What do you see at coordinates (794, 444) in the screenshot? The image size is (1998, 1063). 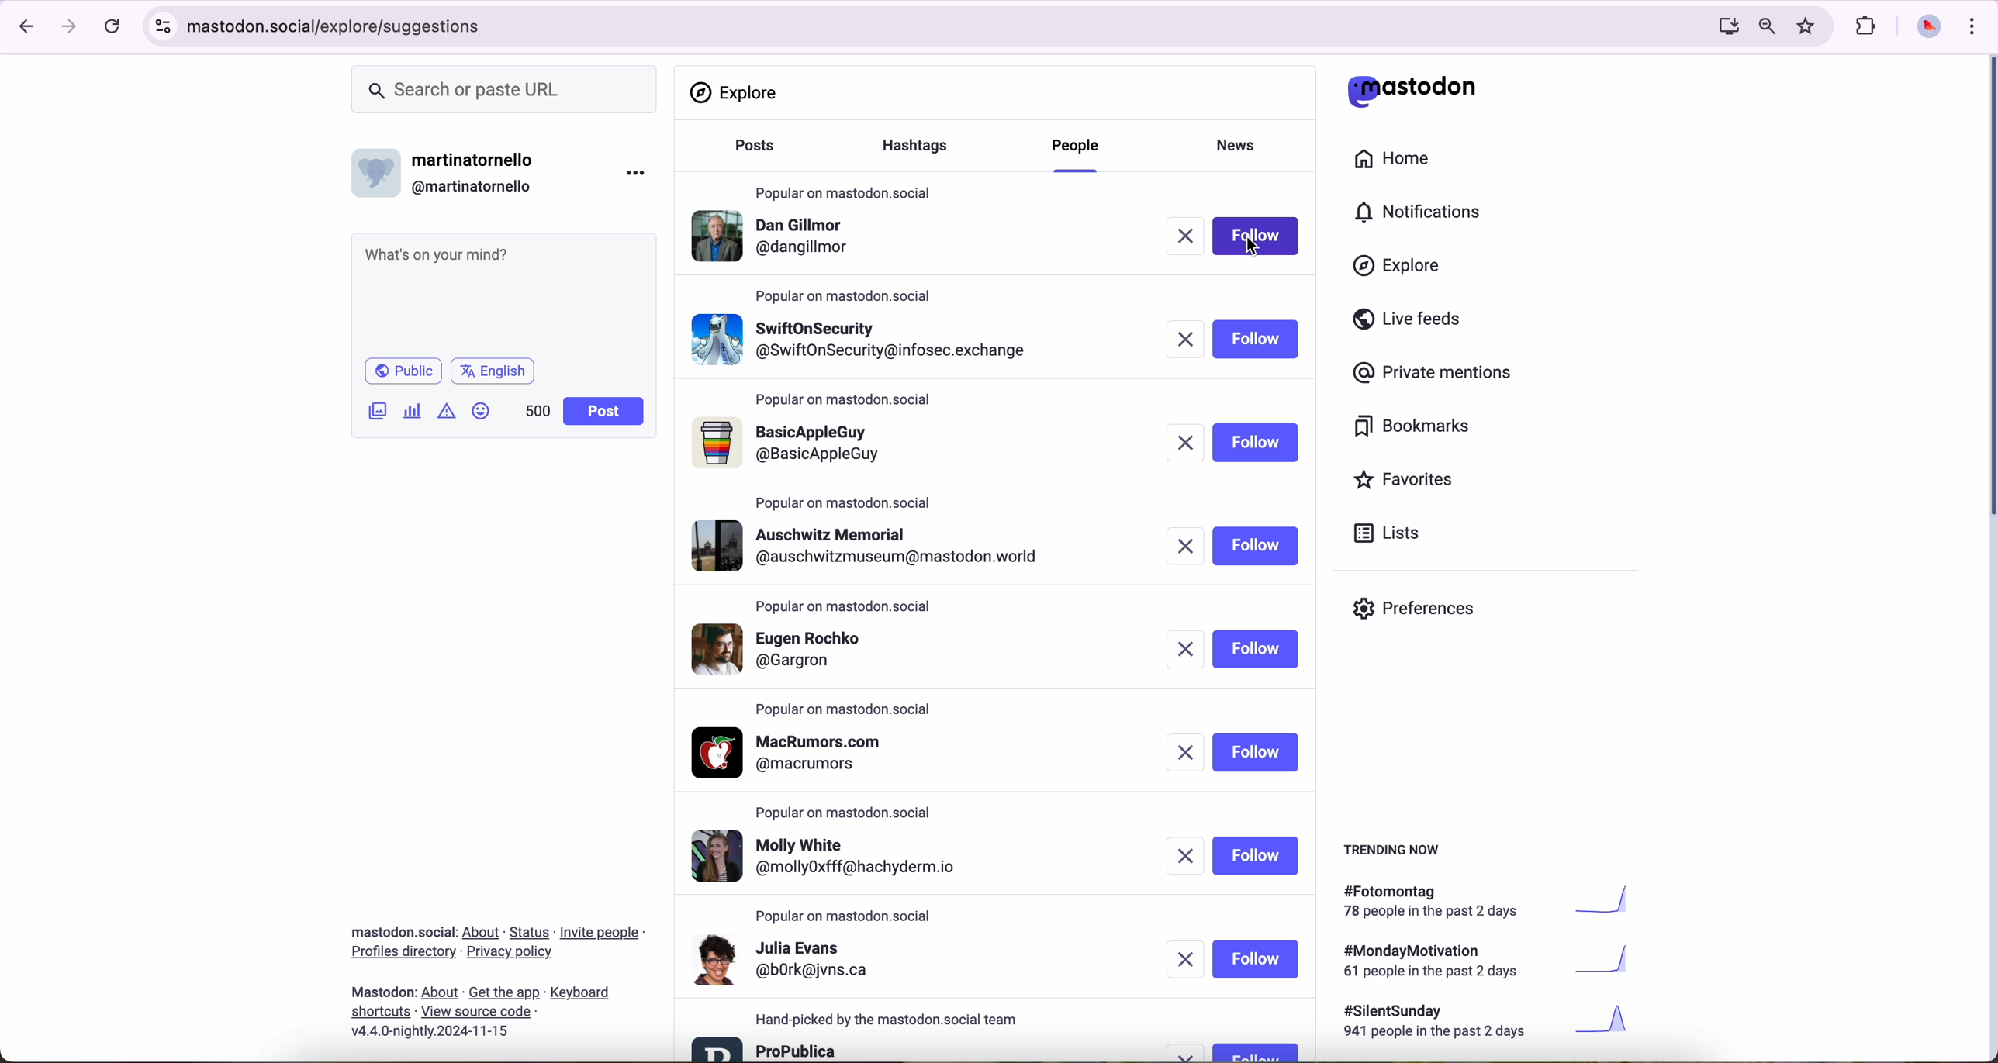 I see `profile` at bounding box center [794, 444].